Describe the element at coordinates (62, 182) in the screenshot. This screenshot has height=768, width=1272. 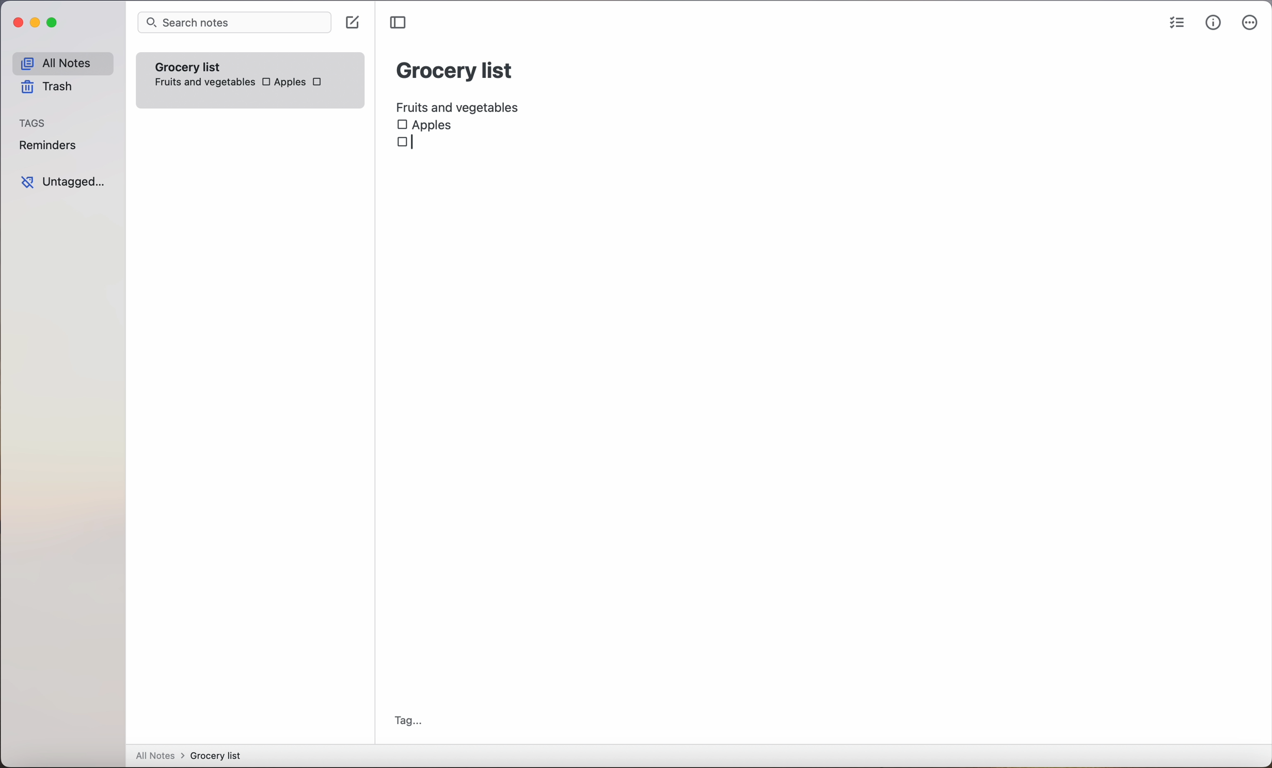
I see `untagged` at that location.